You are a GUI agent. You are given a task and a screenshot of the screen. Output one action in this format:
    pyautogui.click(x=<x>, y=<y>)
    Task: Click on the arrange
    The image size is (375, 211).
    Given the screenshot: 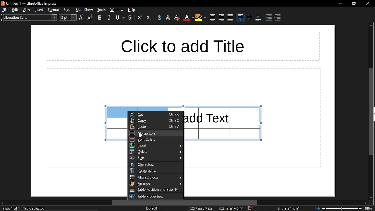 What is the action you would take?
    pyautogui.click(x=156, y=184)
    